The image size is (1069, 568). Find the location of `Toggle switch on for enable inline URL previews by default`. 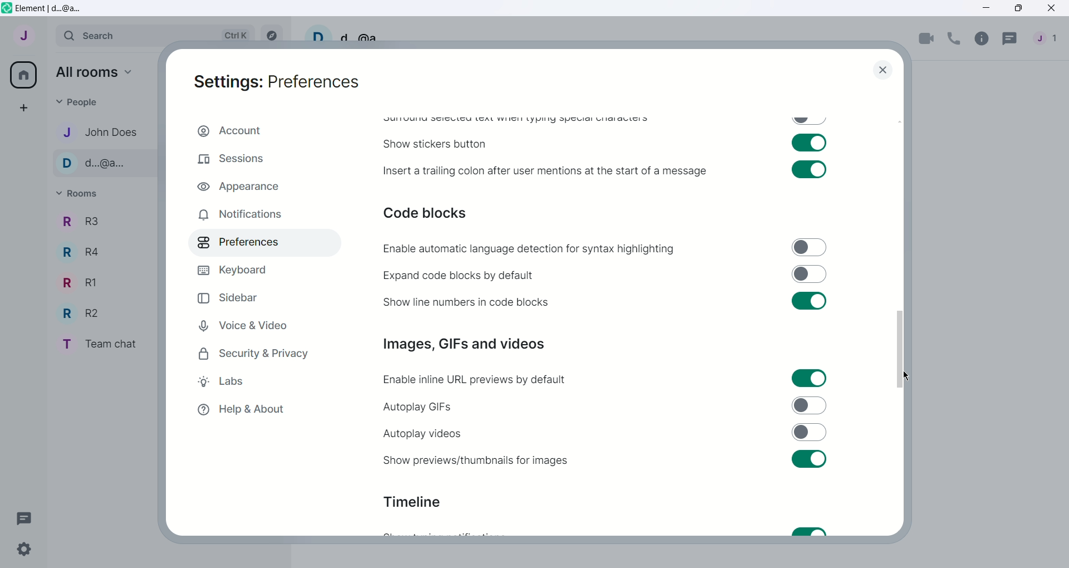

Toggle switch on for enable inline URL previews by default is located at coordinates (810, 378).